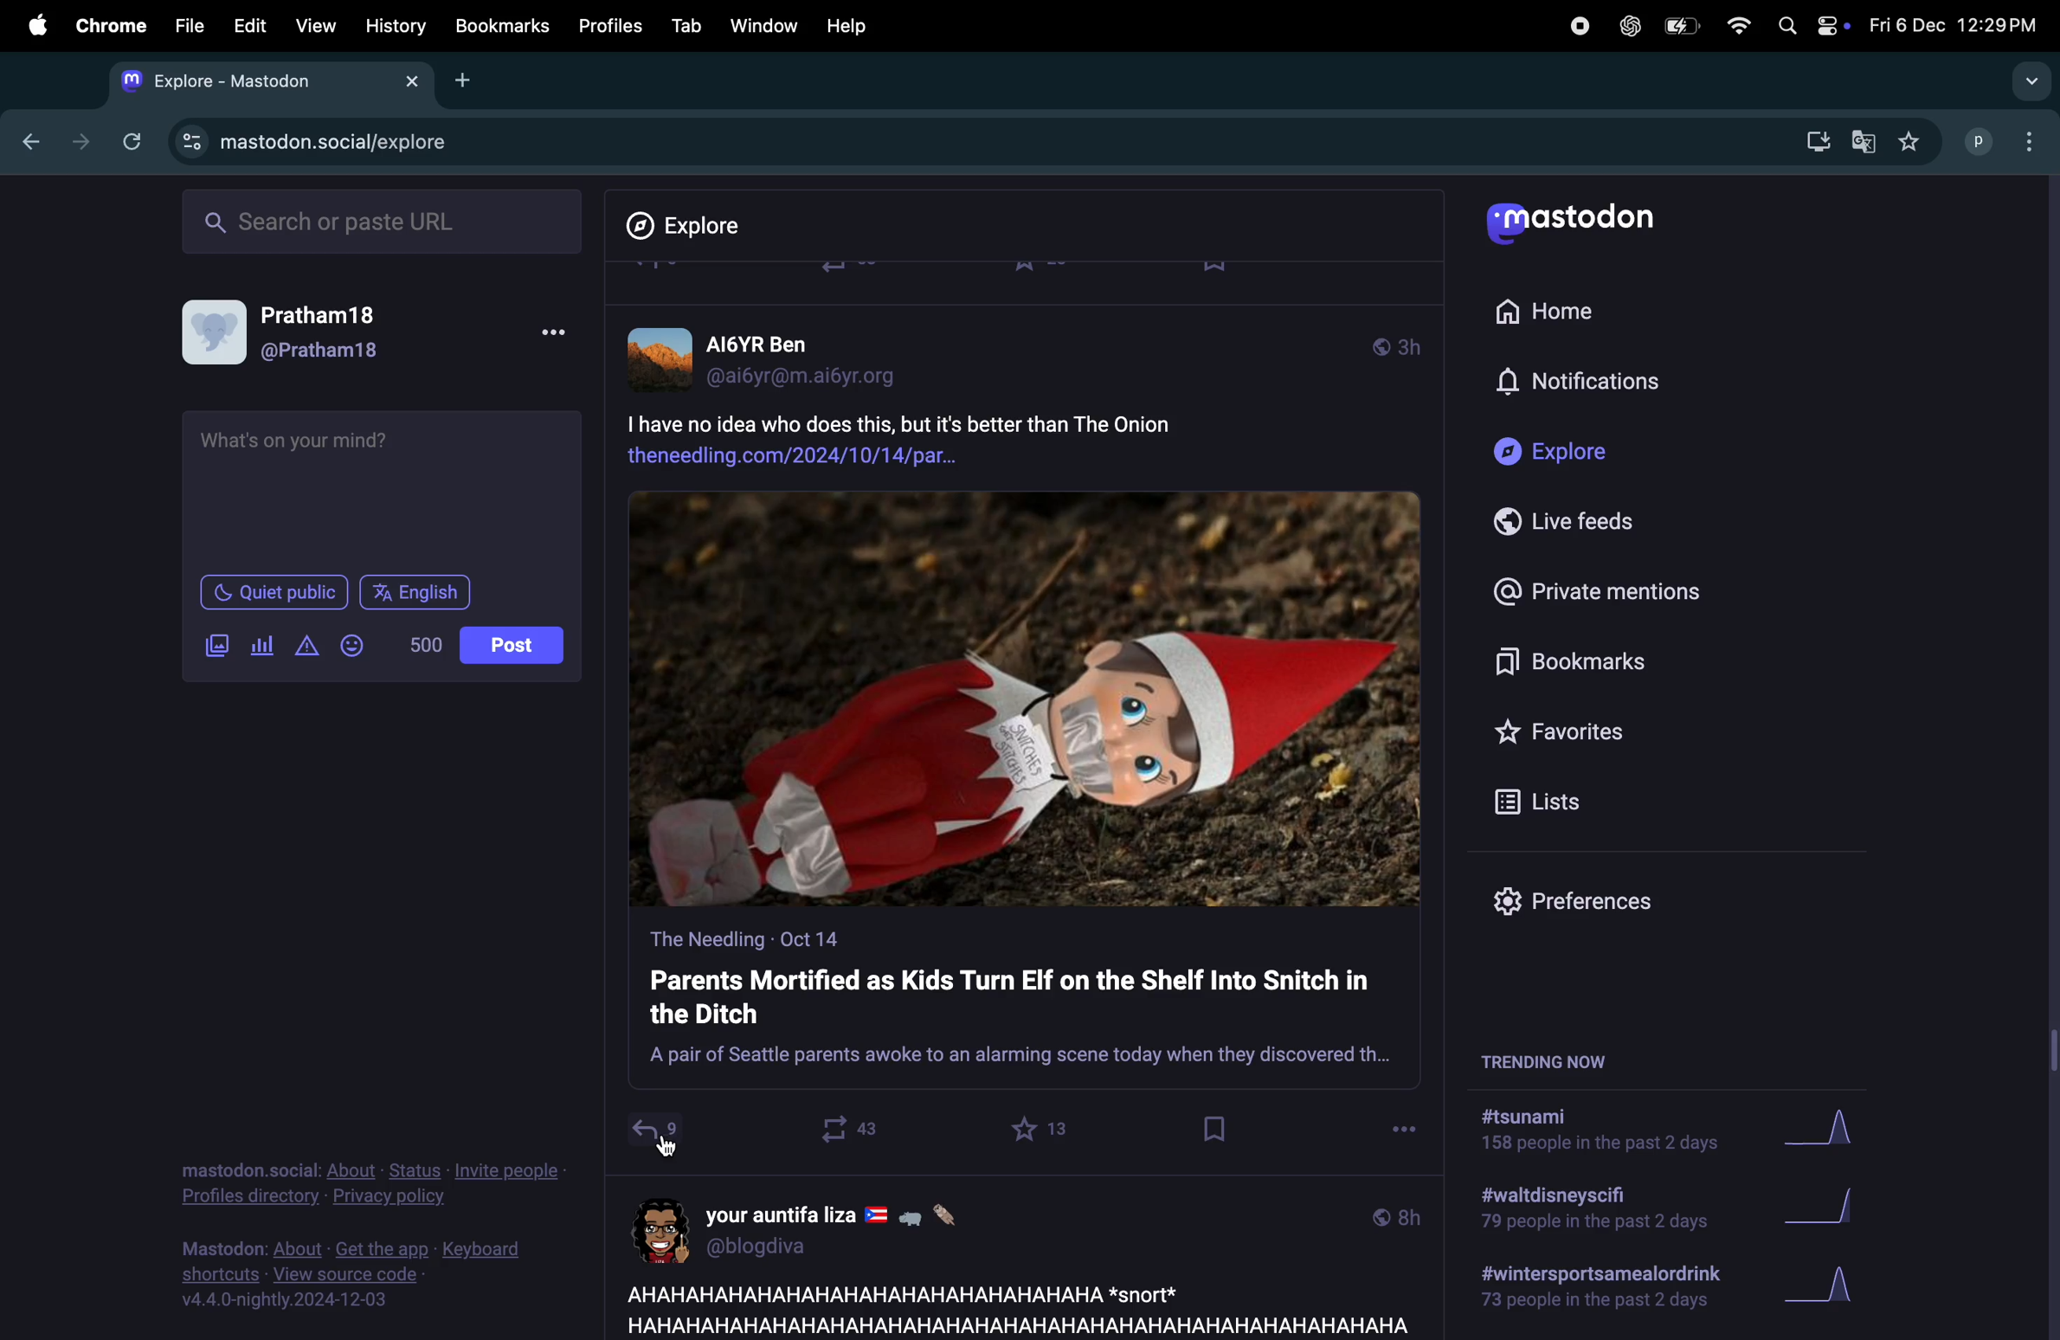  What do you see at coordinates (274, 592) in the screenshot?
I see `quiet place` at bounding box center [274, 592].